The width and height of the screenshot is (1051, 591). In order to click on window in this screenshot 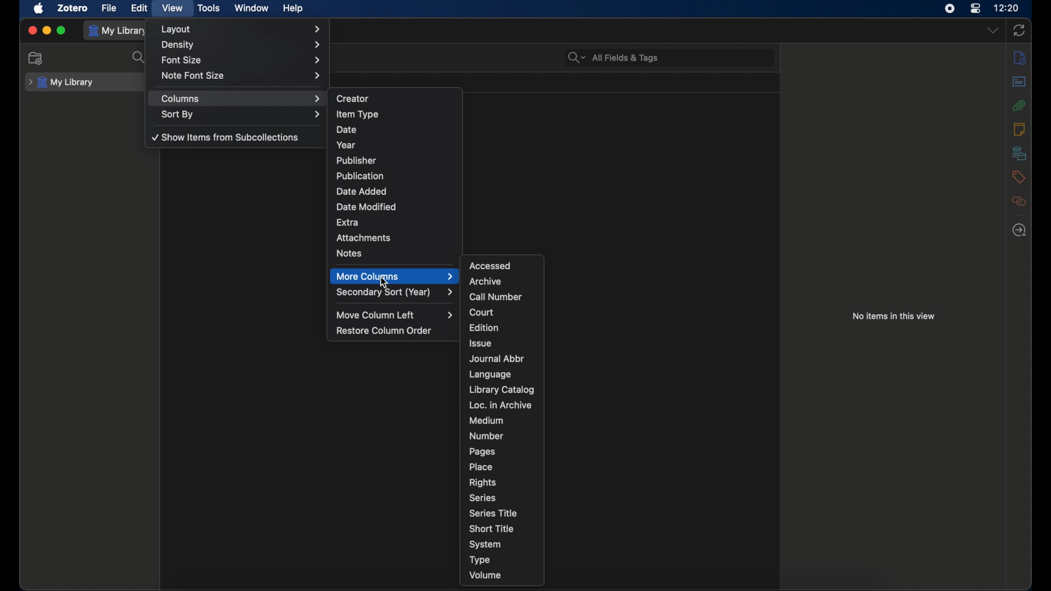, I will do `click(251, 8)`.